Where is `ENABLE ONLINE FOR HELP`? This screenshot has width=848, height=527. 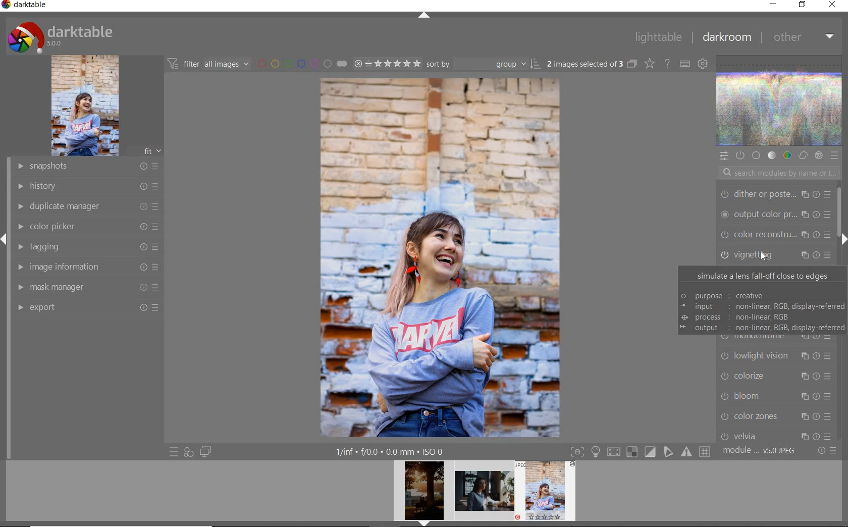 ENABLE ONLINE FOR HELP is located at coordinates (667, 63).